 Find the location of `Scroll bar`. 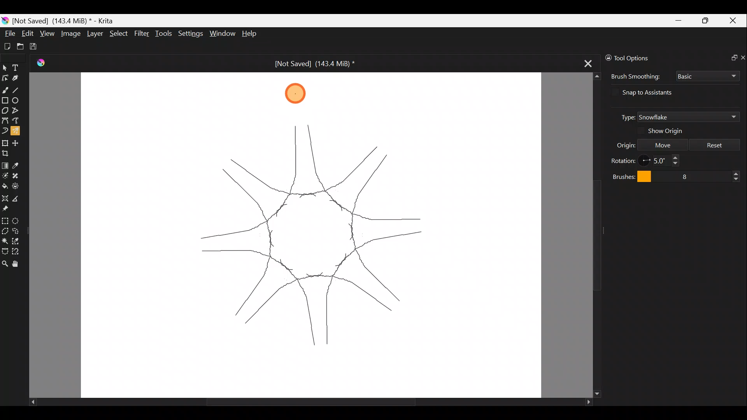

Scroll bar is located at coordinates (298, 401).